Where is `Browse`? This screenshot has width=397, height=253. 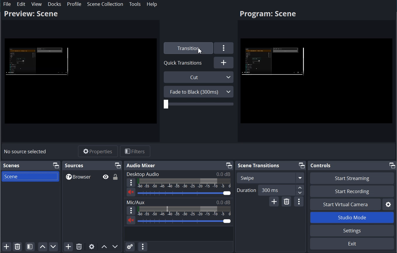 Browse is located at coordinates (92, 177).